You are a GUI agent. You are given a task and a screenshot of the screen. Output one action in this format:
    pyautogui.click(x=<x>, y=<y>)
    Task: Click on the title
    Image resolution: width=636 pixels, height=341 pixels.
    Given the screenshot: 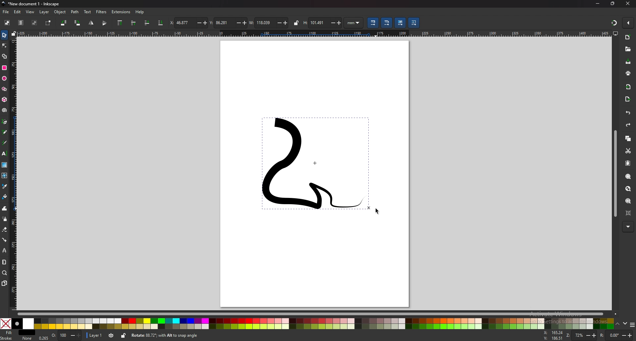 What is the action you would take?
    pyautogui.click(x=33, y=4)
    